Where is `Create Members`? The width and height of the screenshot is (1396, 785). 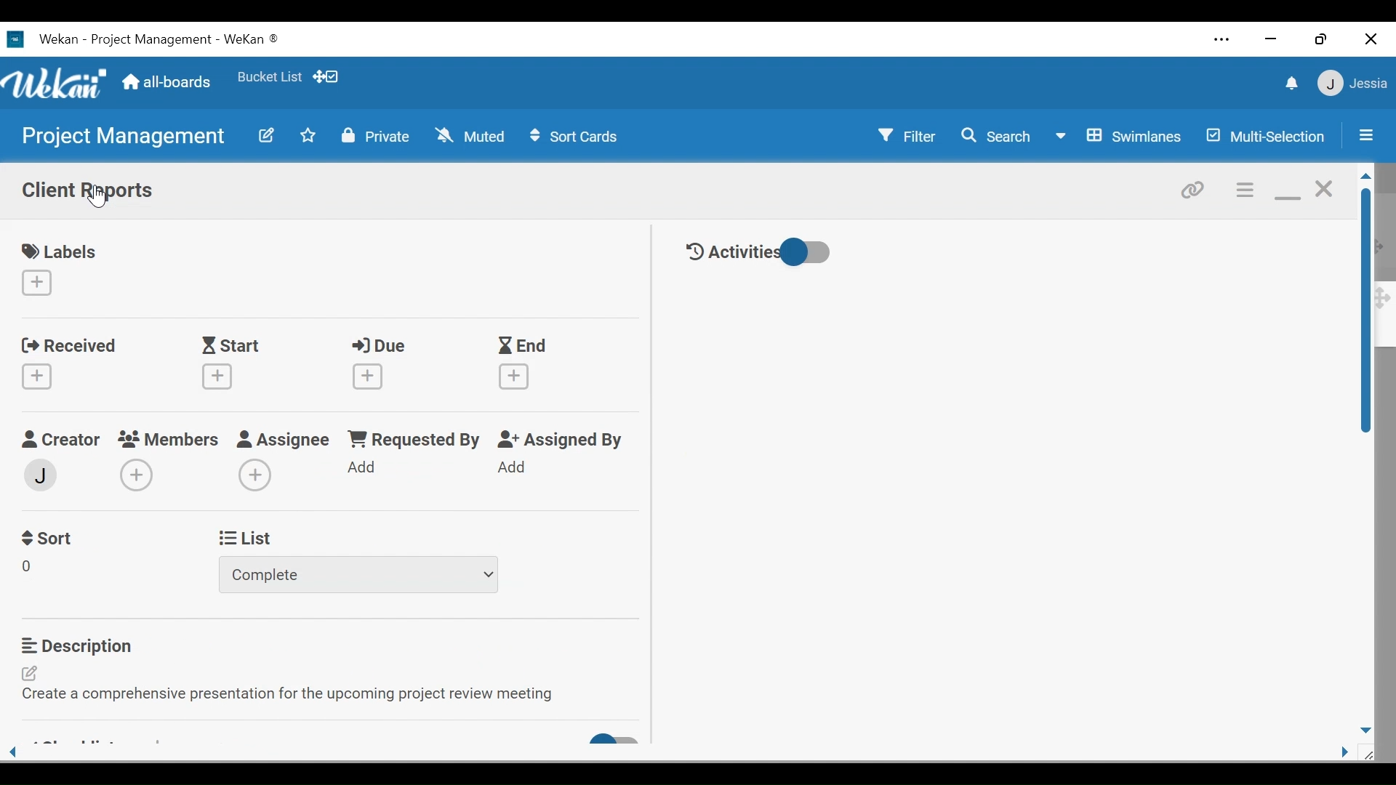
Create Members is located at coordinates (135, 476).